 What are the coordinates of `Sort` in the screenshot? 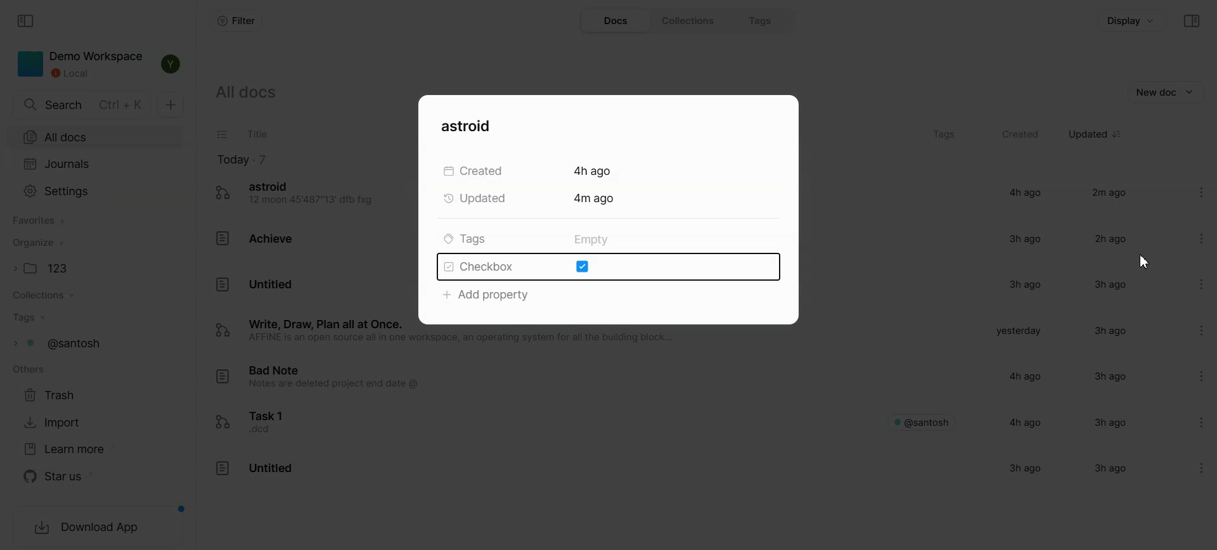 It's located at (1118, 134).